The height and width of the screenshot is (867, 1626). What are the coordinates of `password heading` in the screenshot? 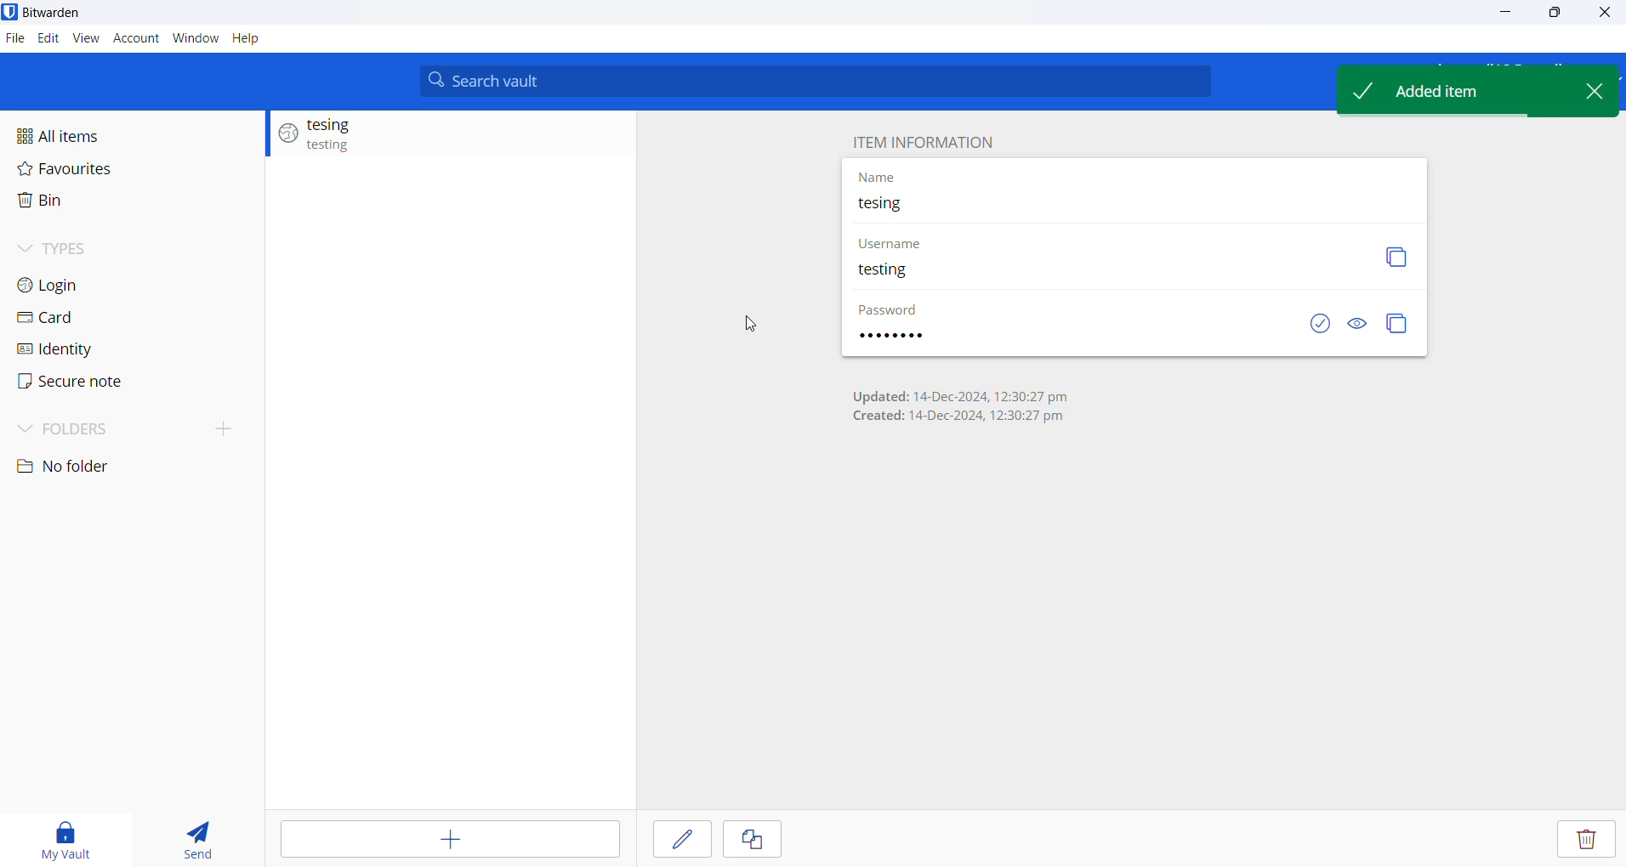 It's located at (910, 309).